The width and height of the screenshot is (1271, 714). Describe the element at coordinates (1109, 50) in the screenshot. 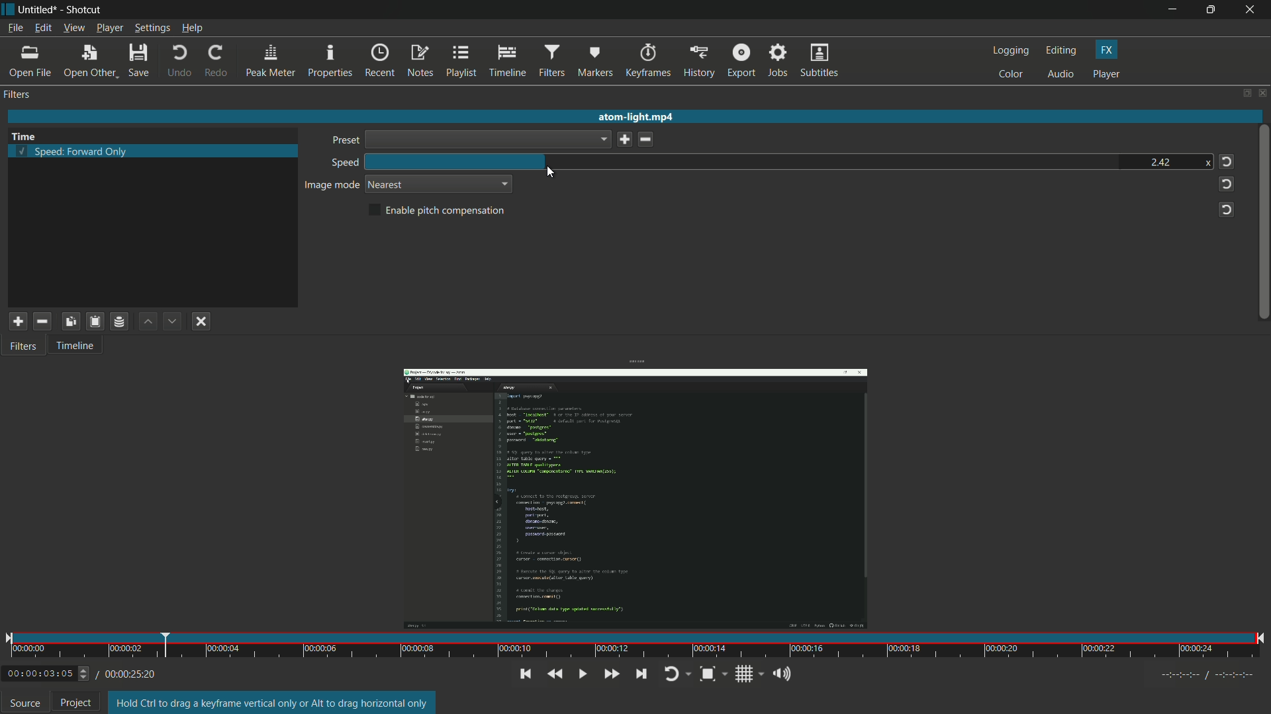

I see `fx` at that location.